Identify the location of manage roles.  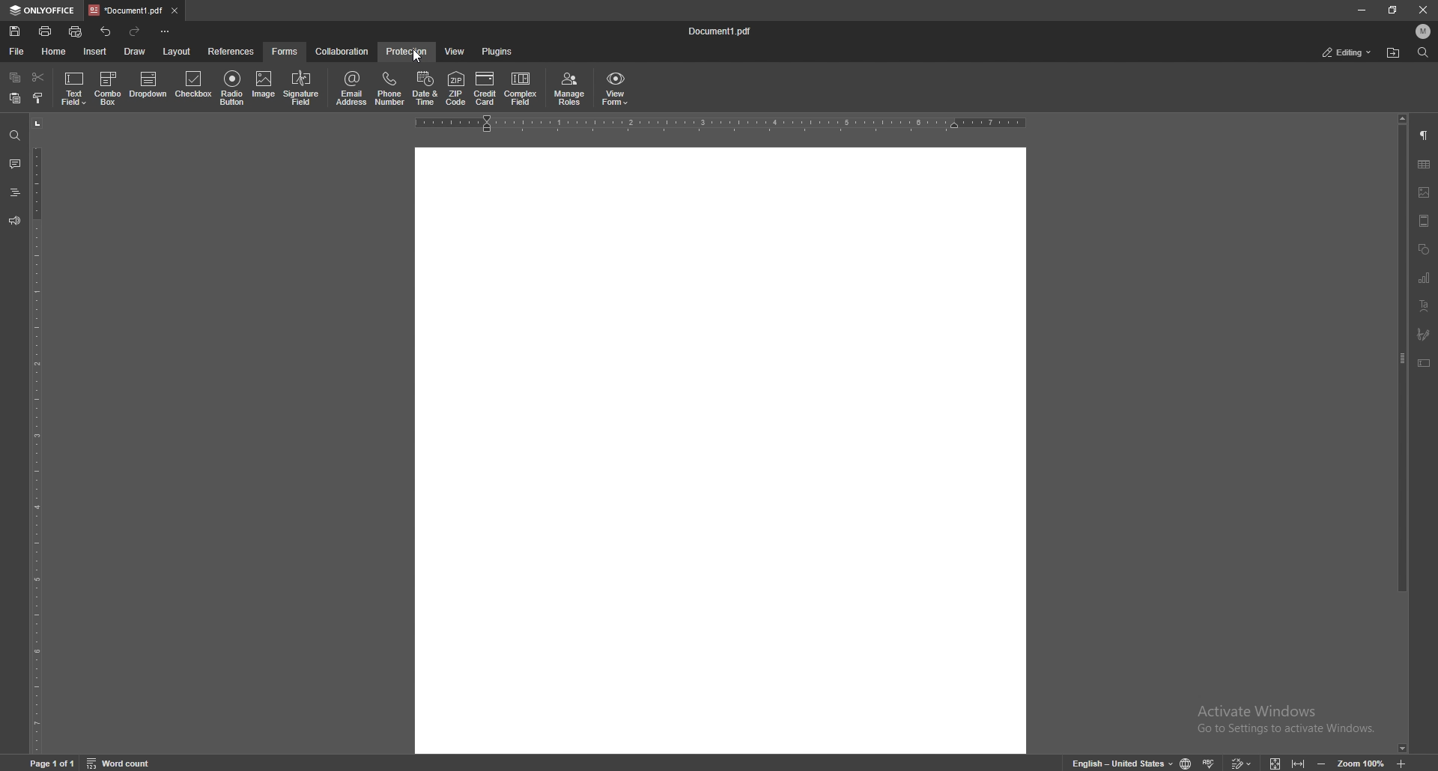
(568, 89).